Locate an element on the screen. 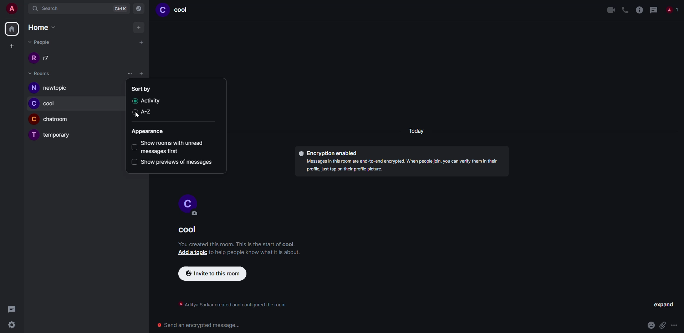 The image size is (684, 333). profile is located at coordinates (33, 88).